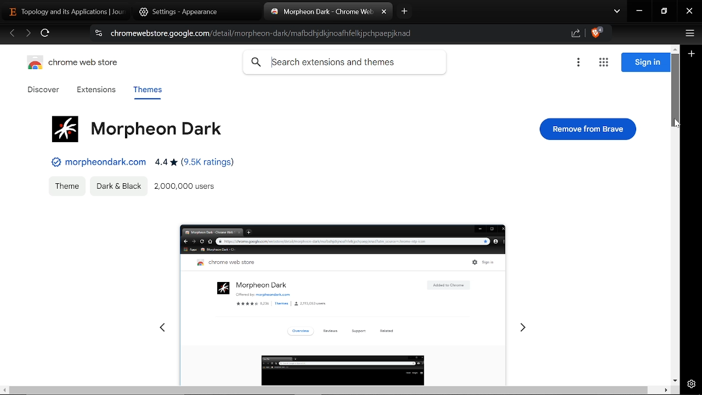 This screenshot has height=395, width=702. Describe the element at coordinates (98, 35) in the screenshot. I see `Cite information` at that location.